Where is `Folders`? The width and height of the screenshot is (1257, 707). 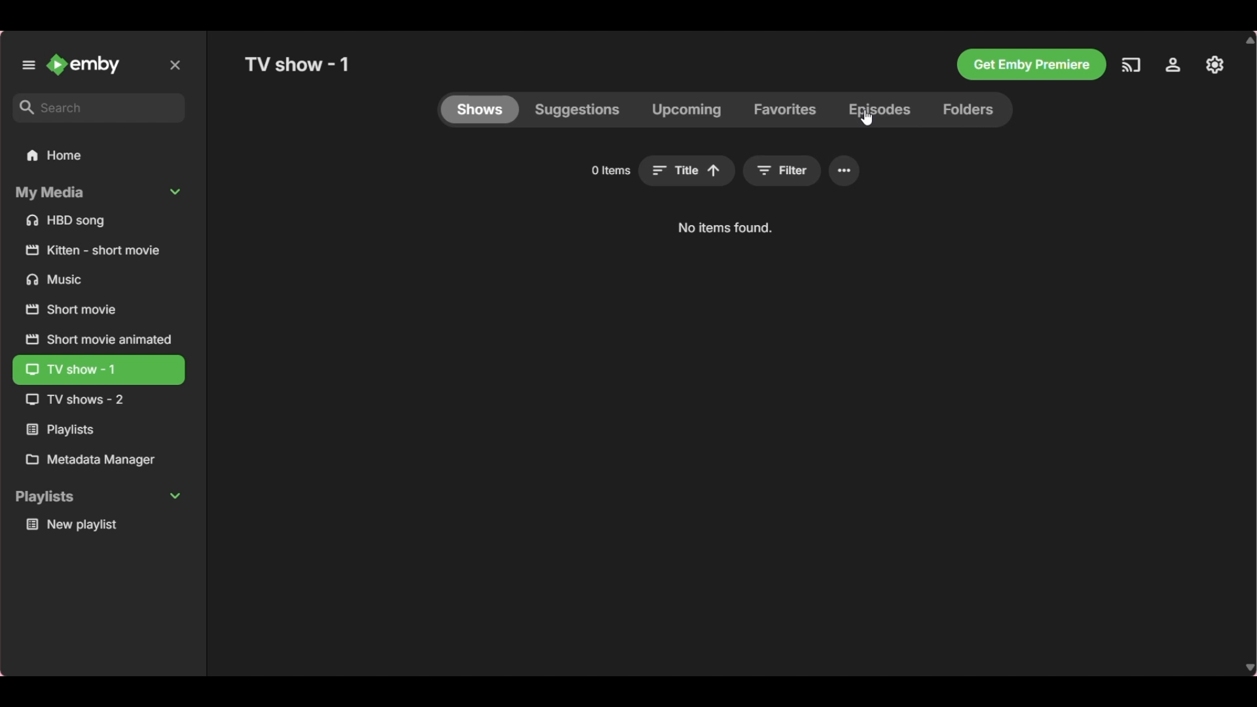
Folders is located at coordinates (970, 110).